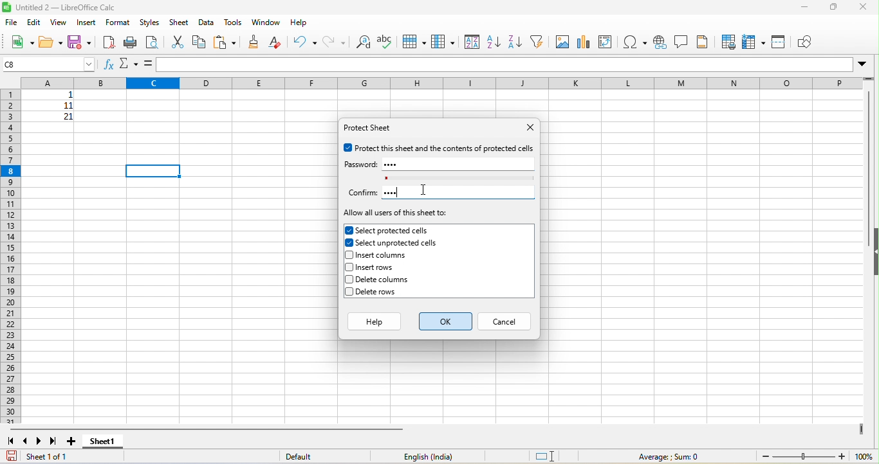 Image resolution: width=879 pixels, height=464 pixels. I want to click on sheet1, so click(116, 442).